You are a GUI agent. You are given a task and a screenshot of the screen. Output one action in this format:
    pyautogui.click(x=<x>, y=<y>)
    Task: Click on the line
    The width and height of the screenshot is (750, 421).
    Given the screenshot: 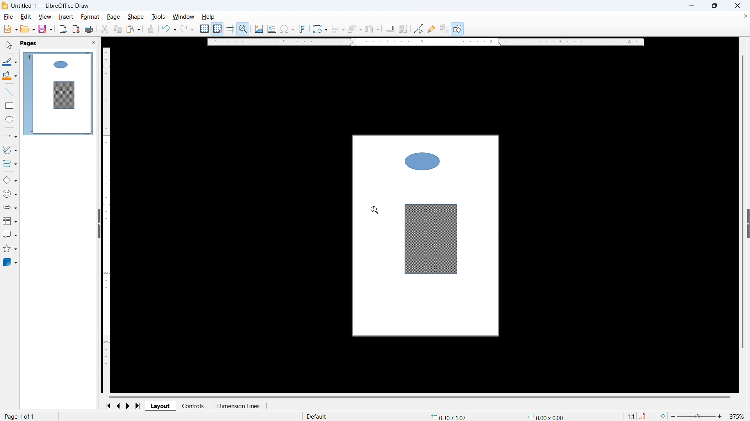 What is the action you would take?
    pyautogui.click(x=9, y=92)
    